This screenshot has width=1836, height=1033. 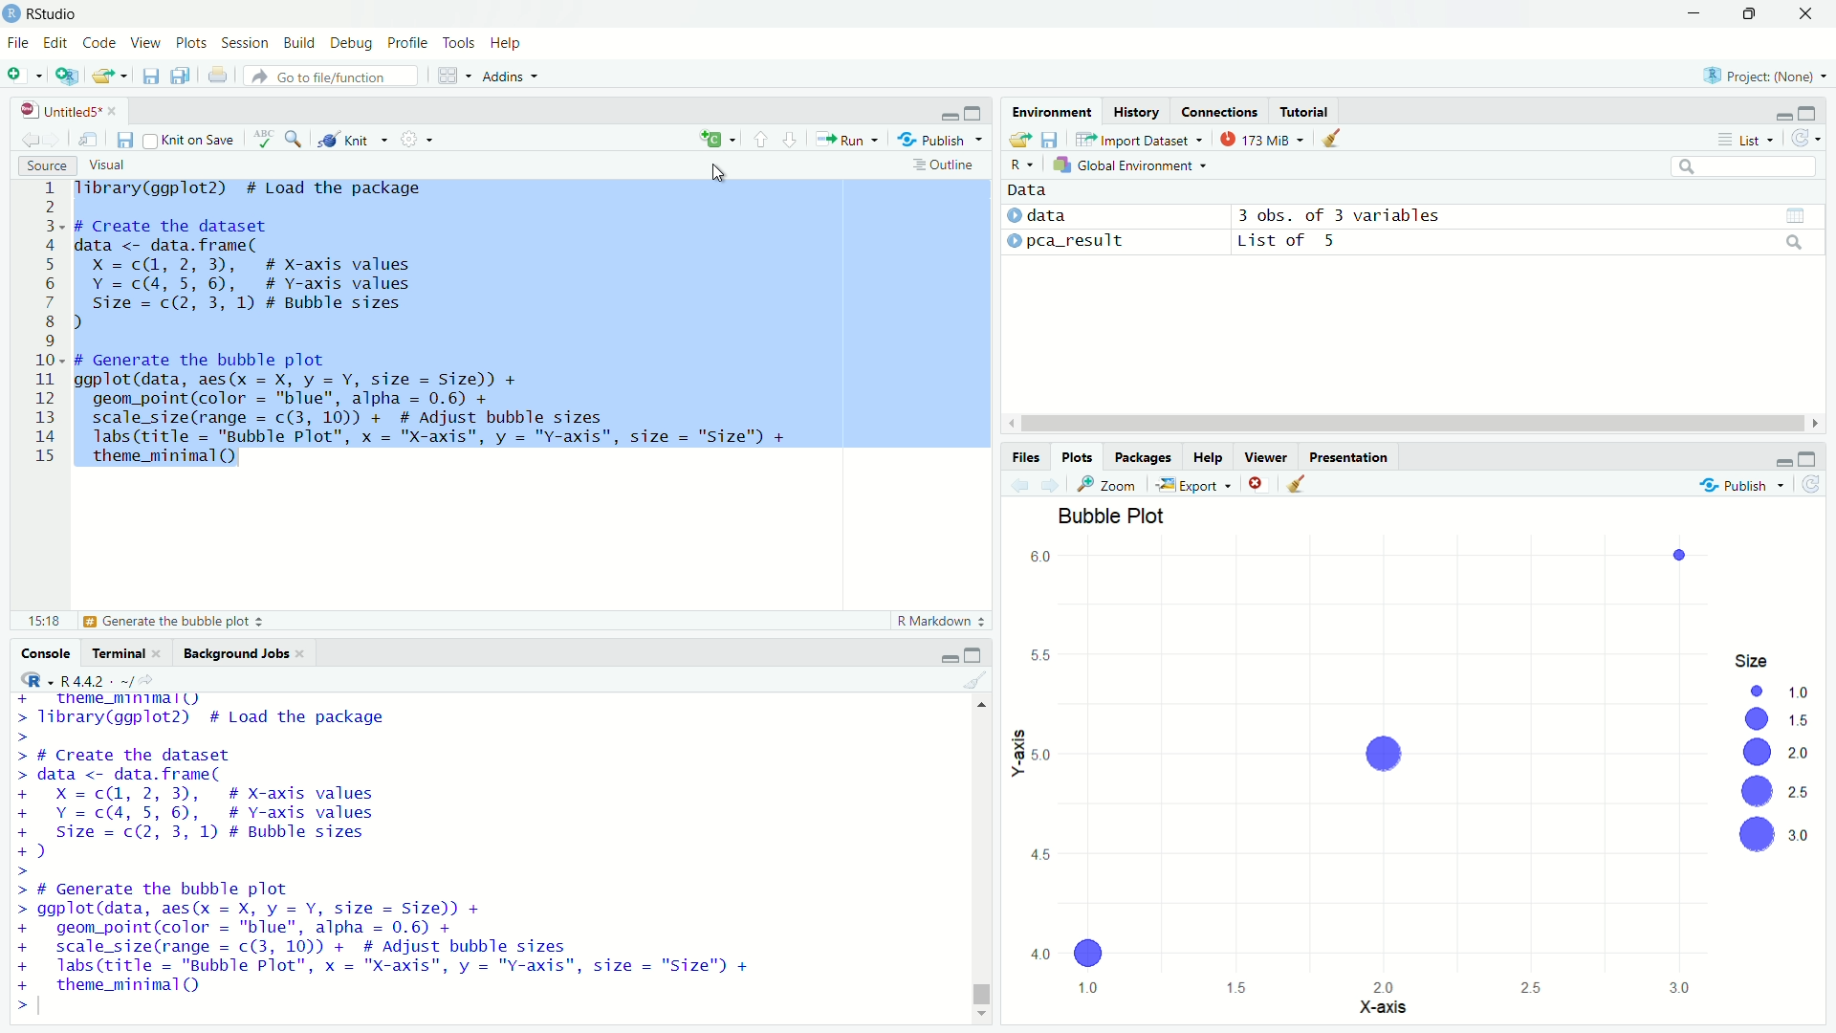 What do you see at coordinates (409, 44) in the screenshot?
I see `profile` at bounding box center [409, 44].